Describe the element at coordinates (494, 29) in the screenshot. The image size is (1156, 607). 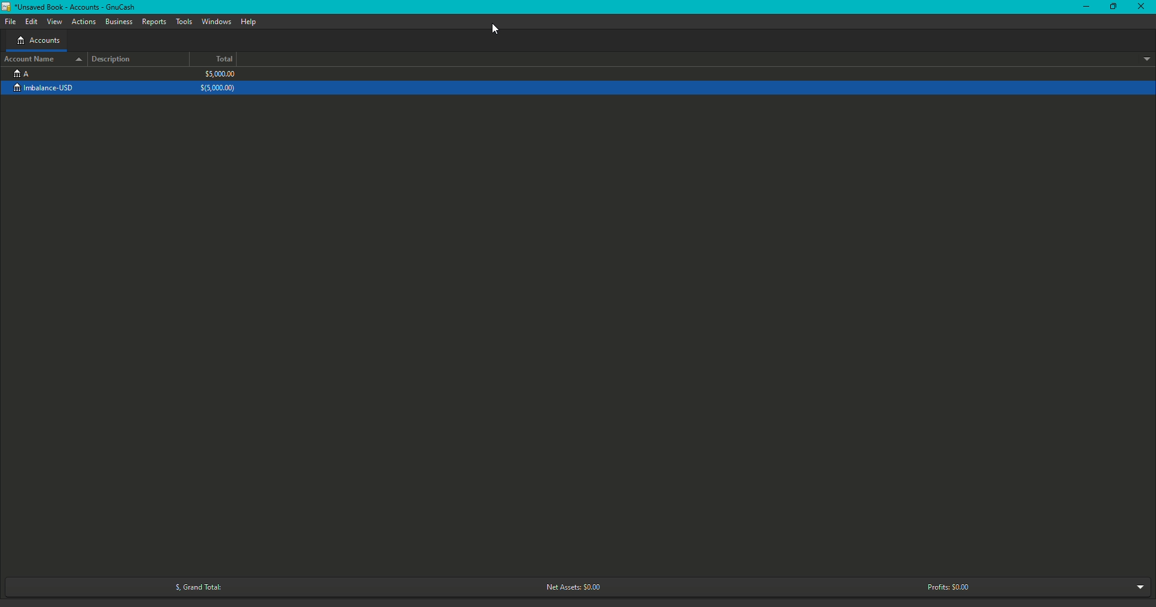
I see `Cursor` at that location.